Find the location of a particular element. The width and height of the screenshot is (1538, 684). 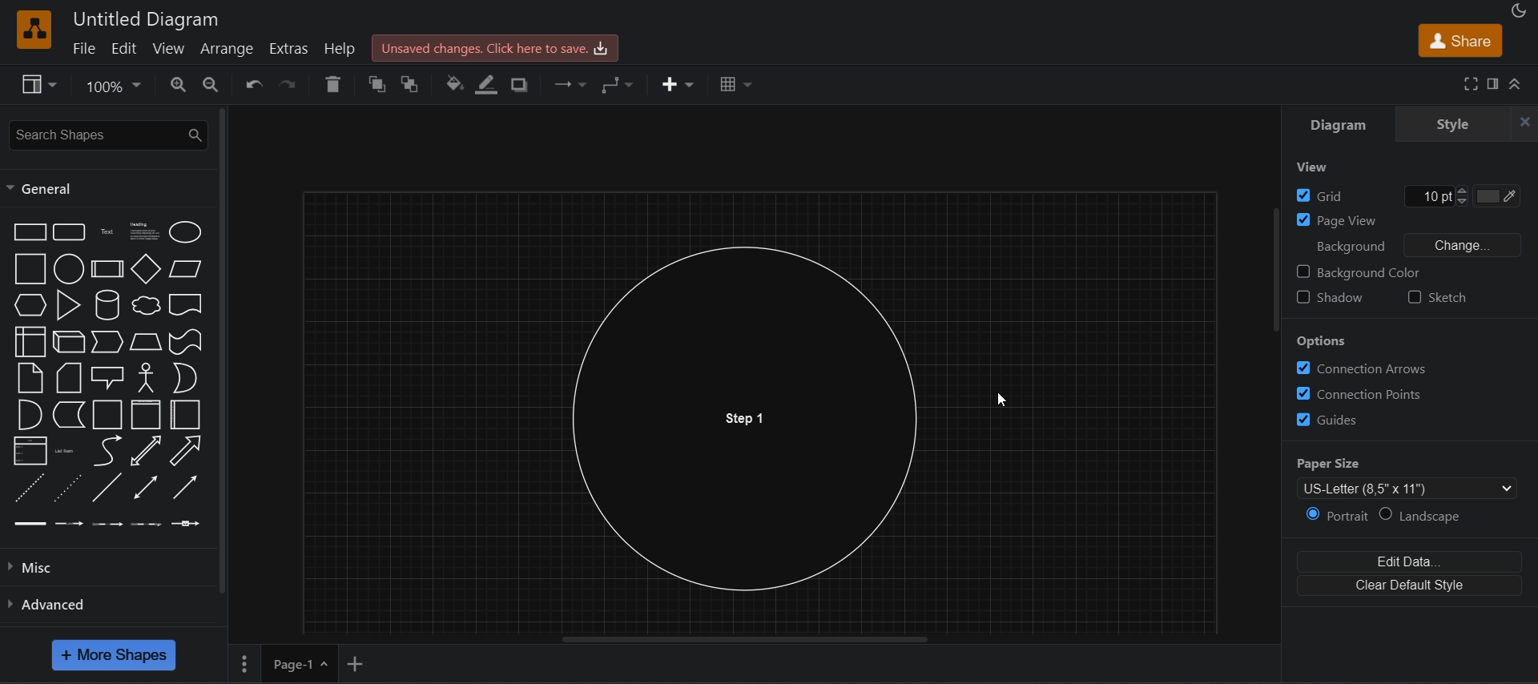

tape is located at coordinates (189, 341).